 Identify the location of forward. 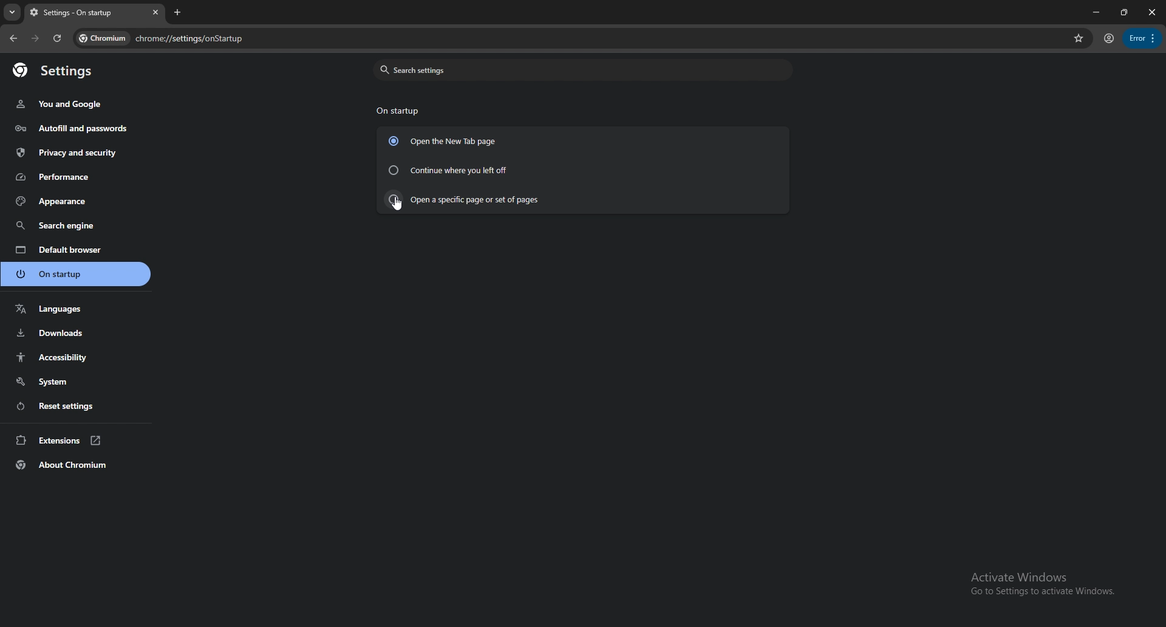
(35, 39).